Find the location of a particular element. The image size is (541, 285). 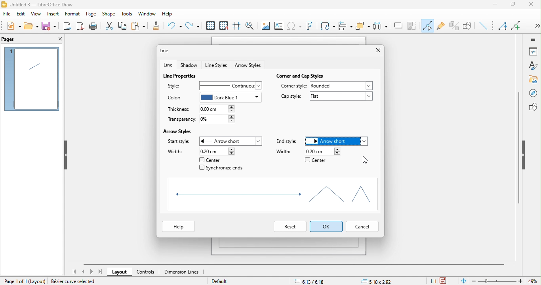

rounded is located at coordinates (342, 86).